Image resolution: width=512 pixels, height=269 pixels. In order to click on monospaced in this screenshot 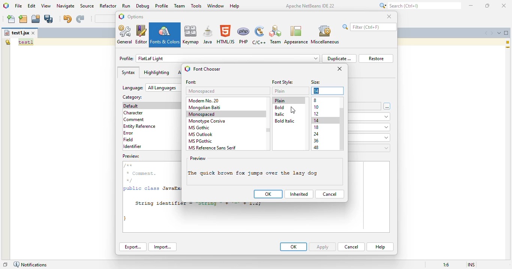, I will do `click(202, 114)`.